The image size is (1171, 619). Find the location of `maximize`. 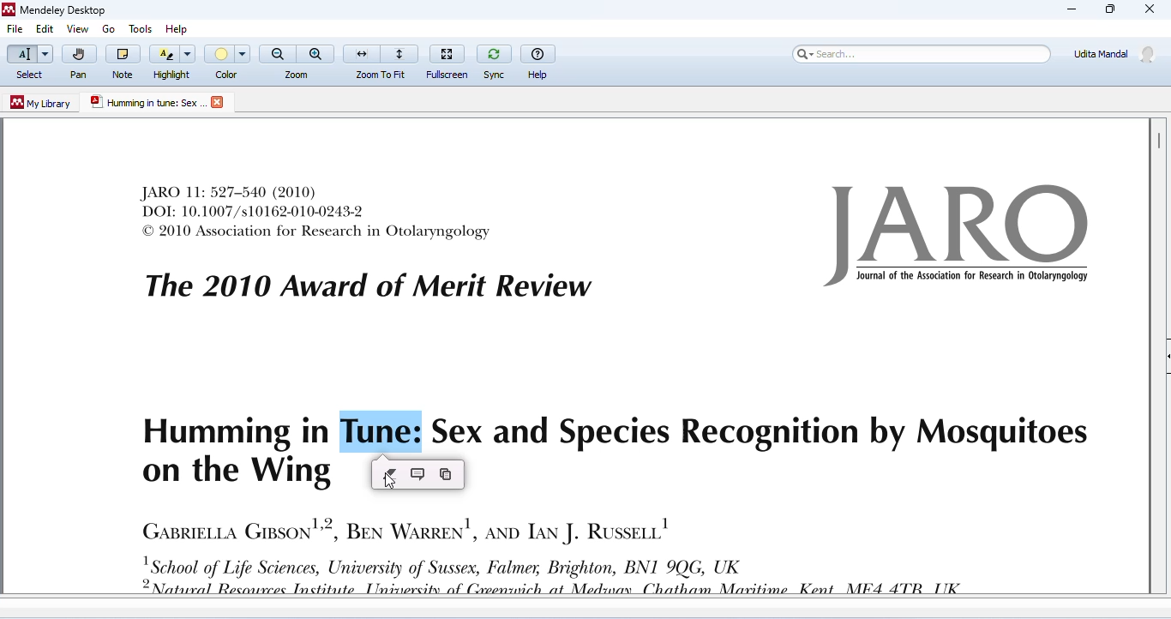

maximize is located at coordinates (1108, 9).